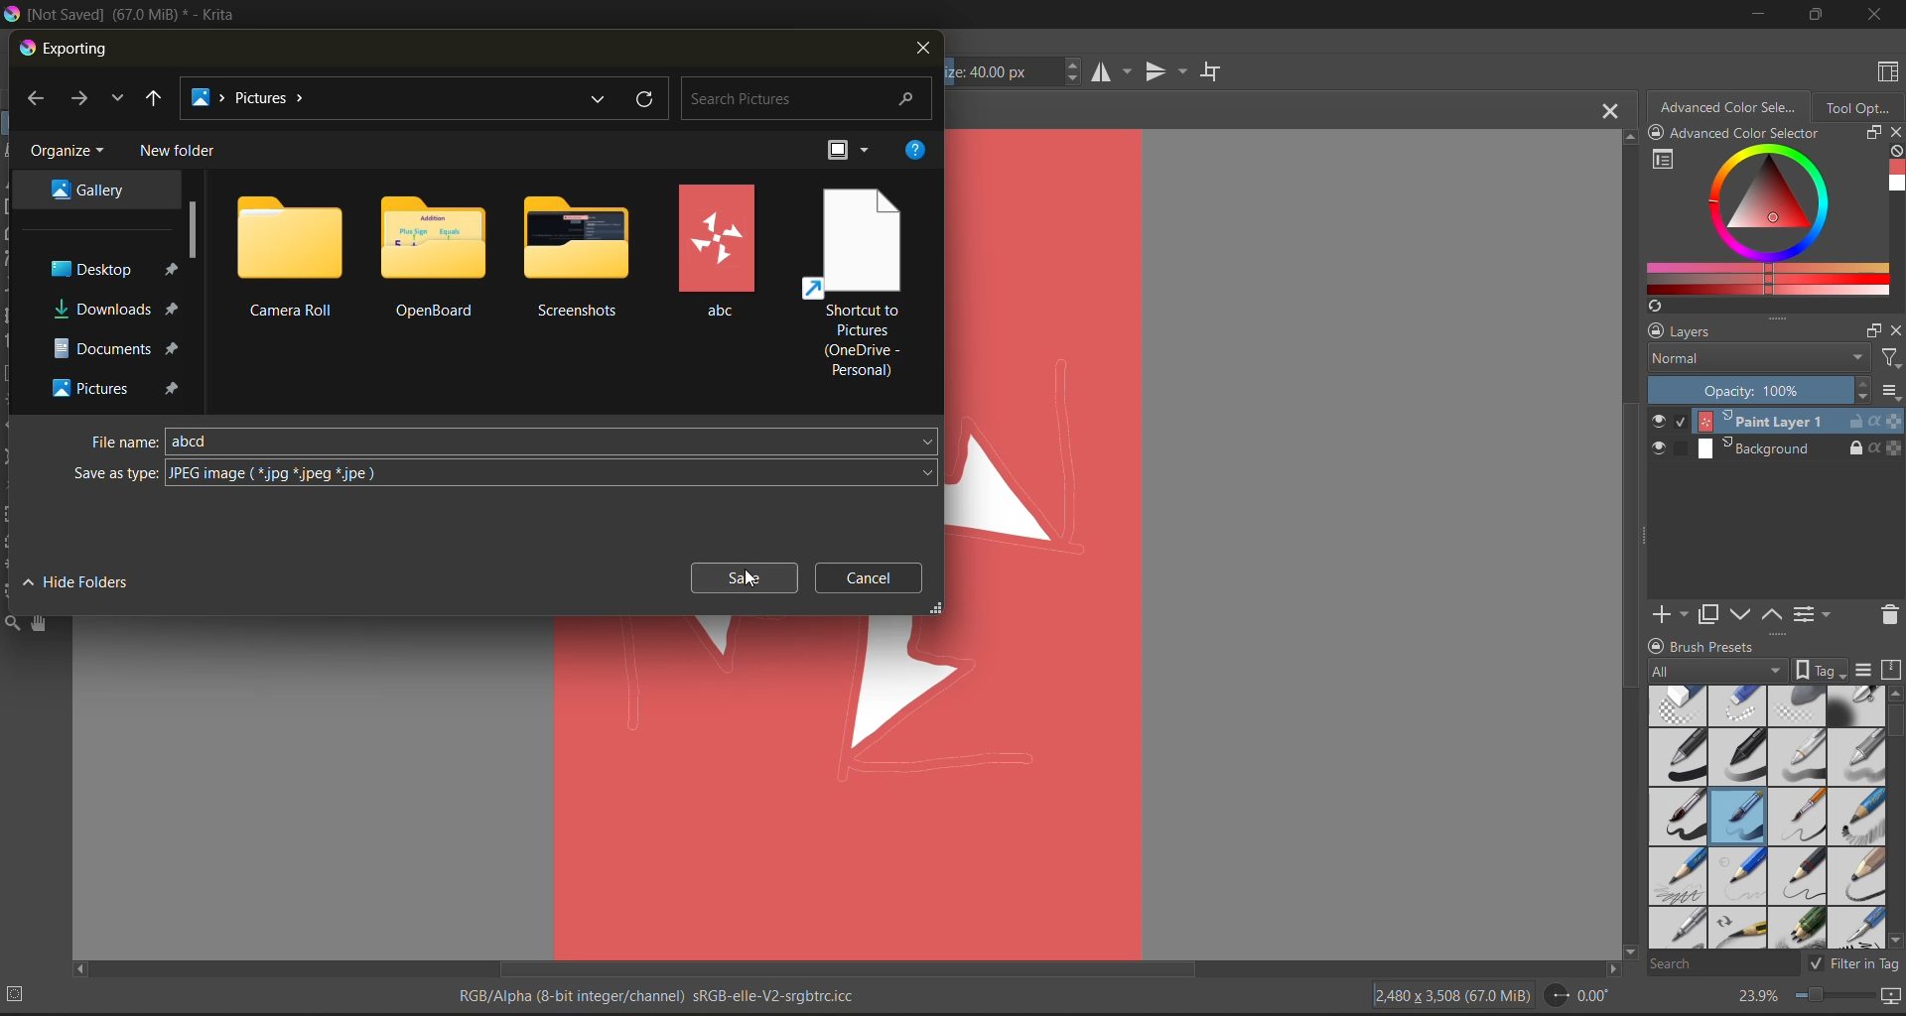 The image size is (1906, 1016). I want to click on view or change the layer properties, so click(1814, 612).